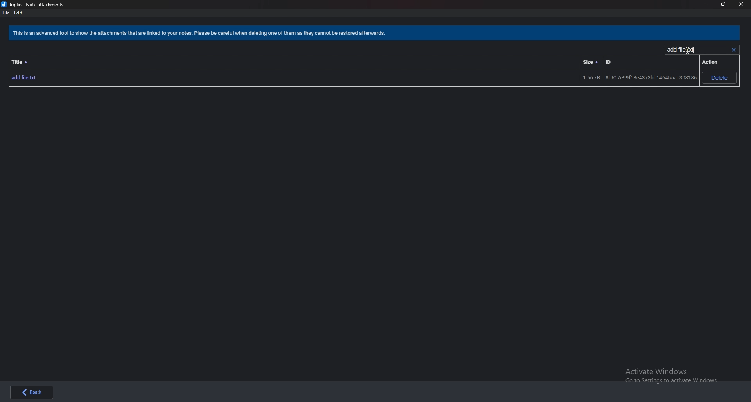 The image size is (751, 402). Describe the element at coordinates (714, 62) in the screenshot. I see `Action` at that location.